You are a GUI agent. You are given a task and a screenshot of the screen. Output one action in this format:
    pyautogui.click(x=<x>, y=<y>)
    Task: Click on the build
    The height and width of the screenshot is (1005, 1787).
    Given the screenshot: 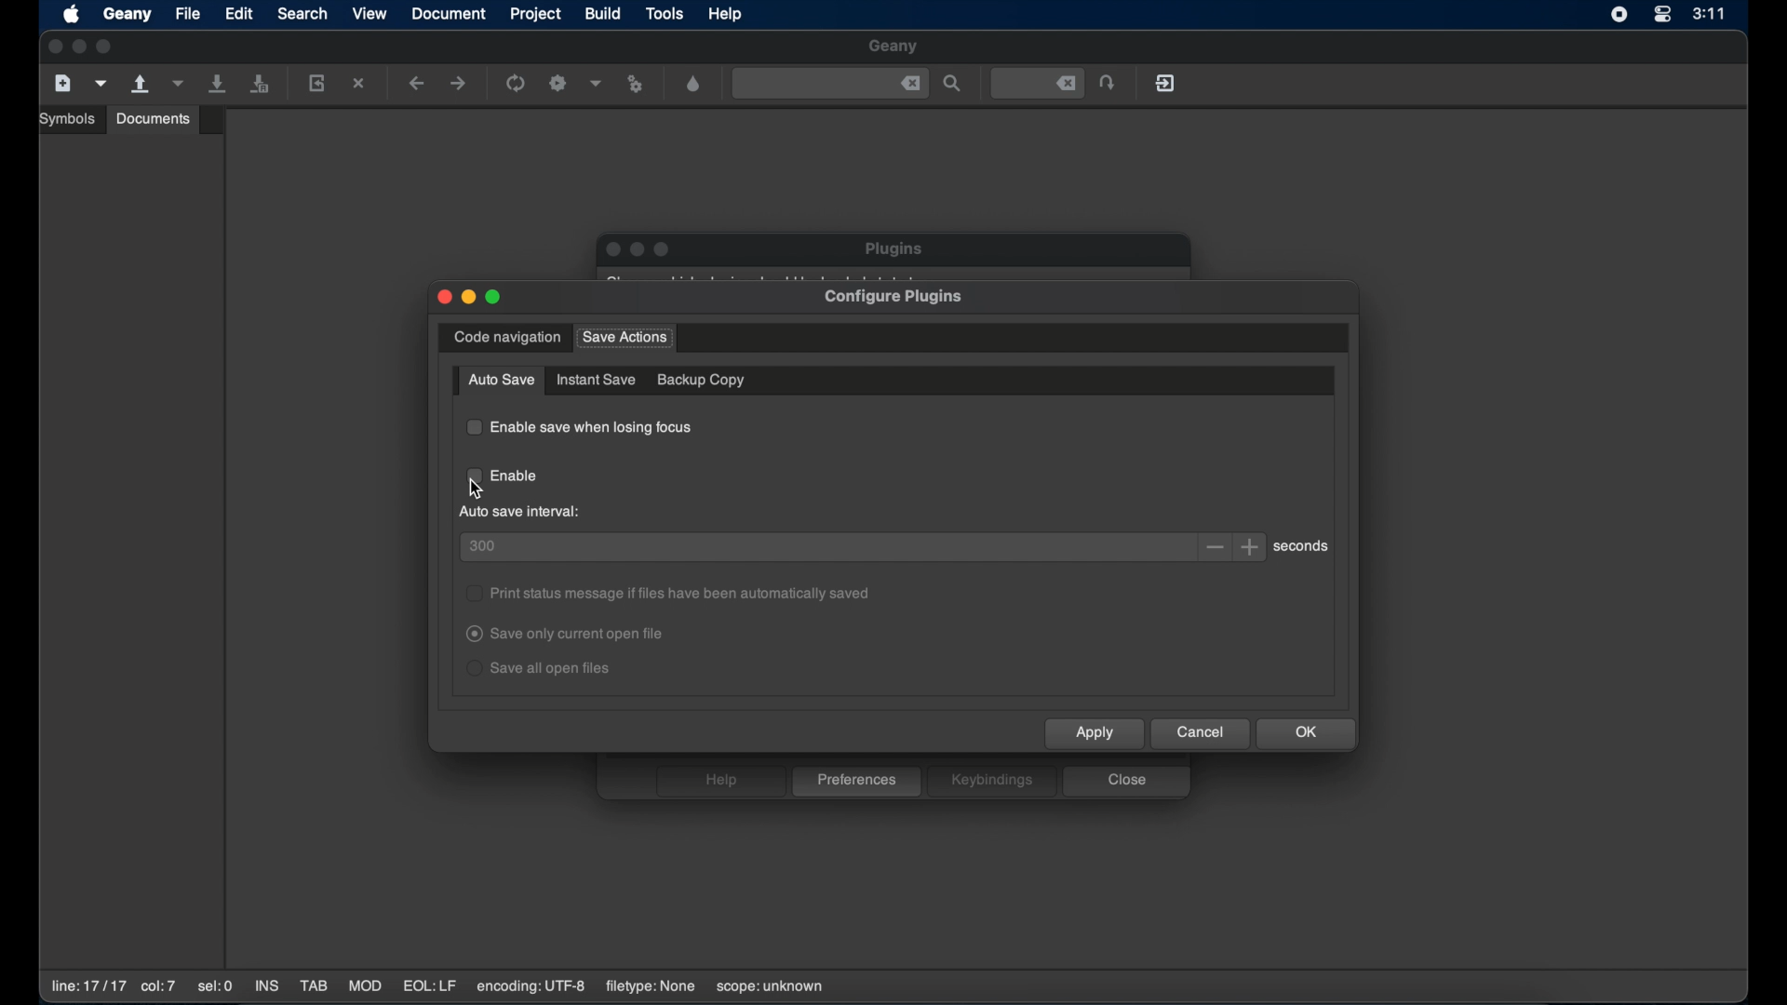 What is the action you would take?
    pyautogui.click(x=604, y=13)
    